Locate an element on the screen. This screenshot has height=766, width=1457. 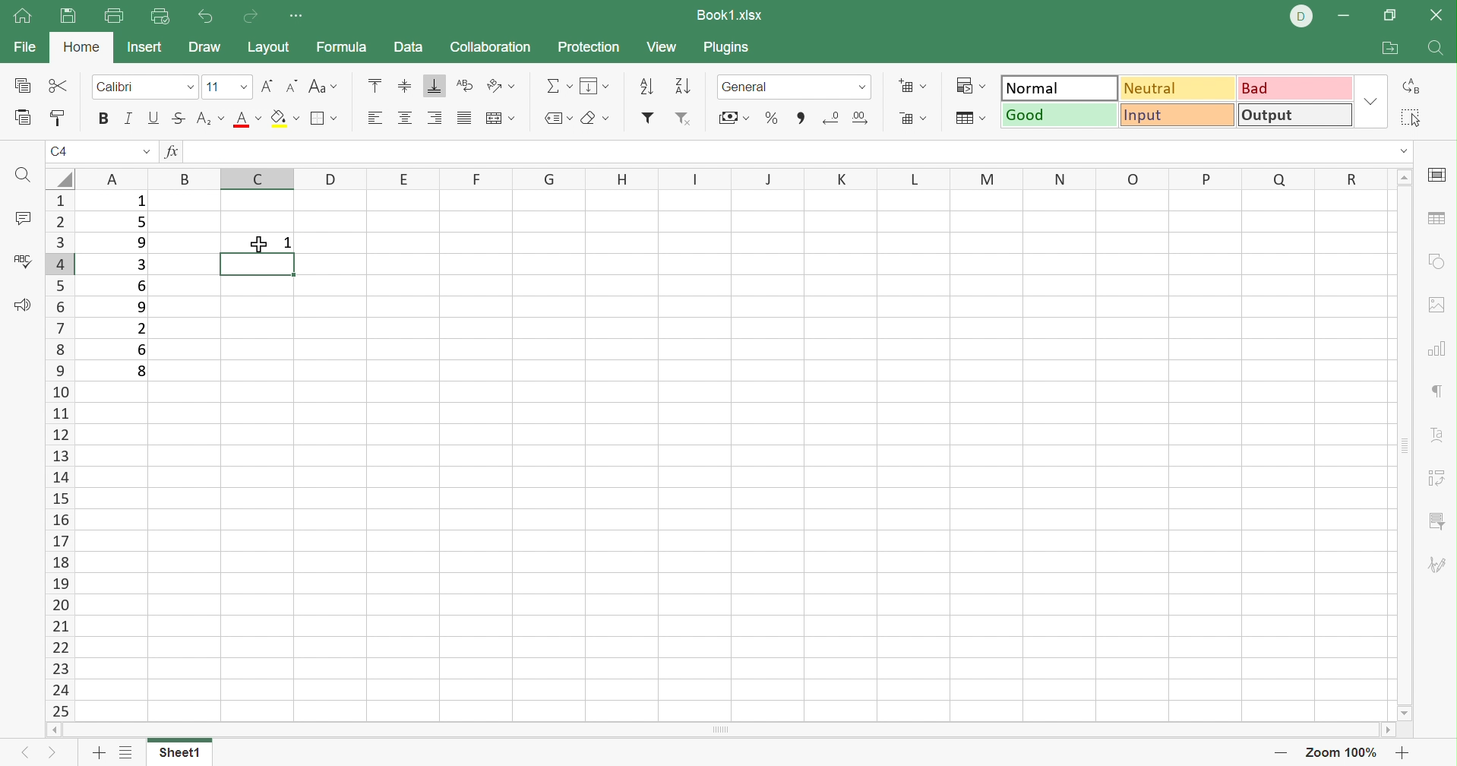
Merge and center is located at coordinates (501, 119).